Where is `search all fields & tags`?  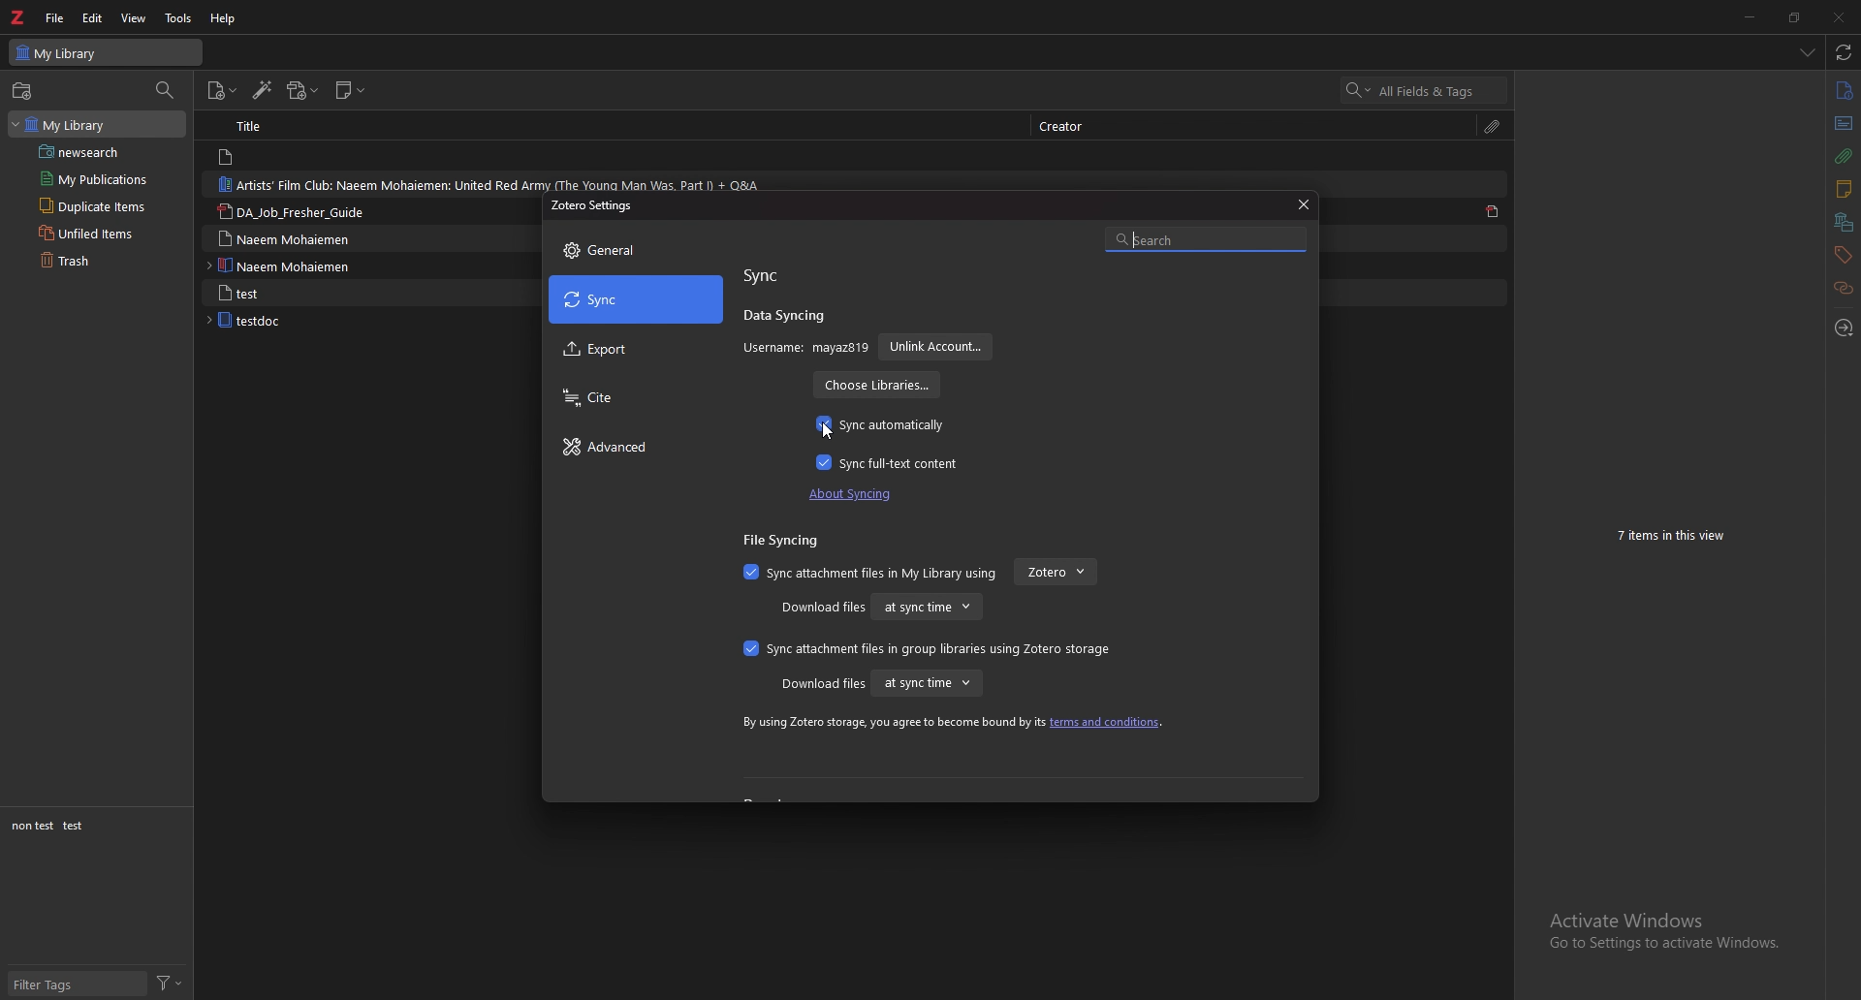
search all fields & tags is located at coordinates (1425, 90).